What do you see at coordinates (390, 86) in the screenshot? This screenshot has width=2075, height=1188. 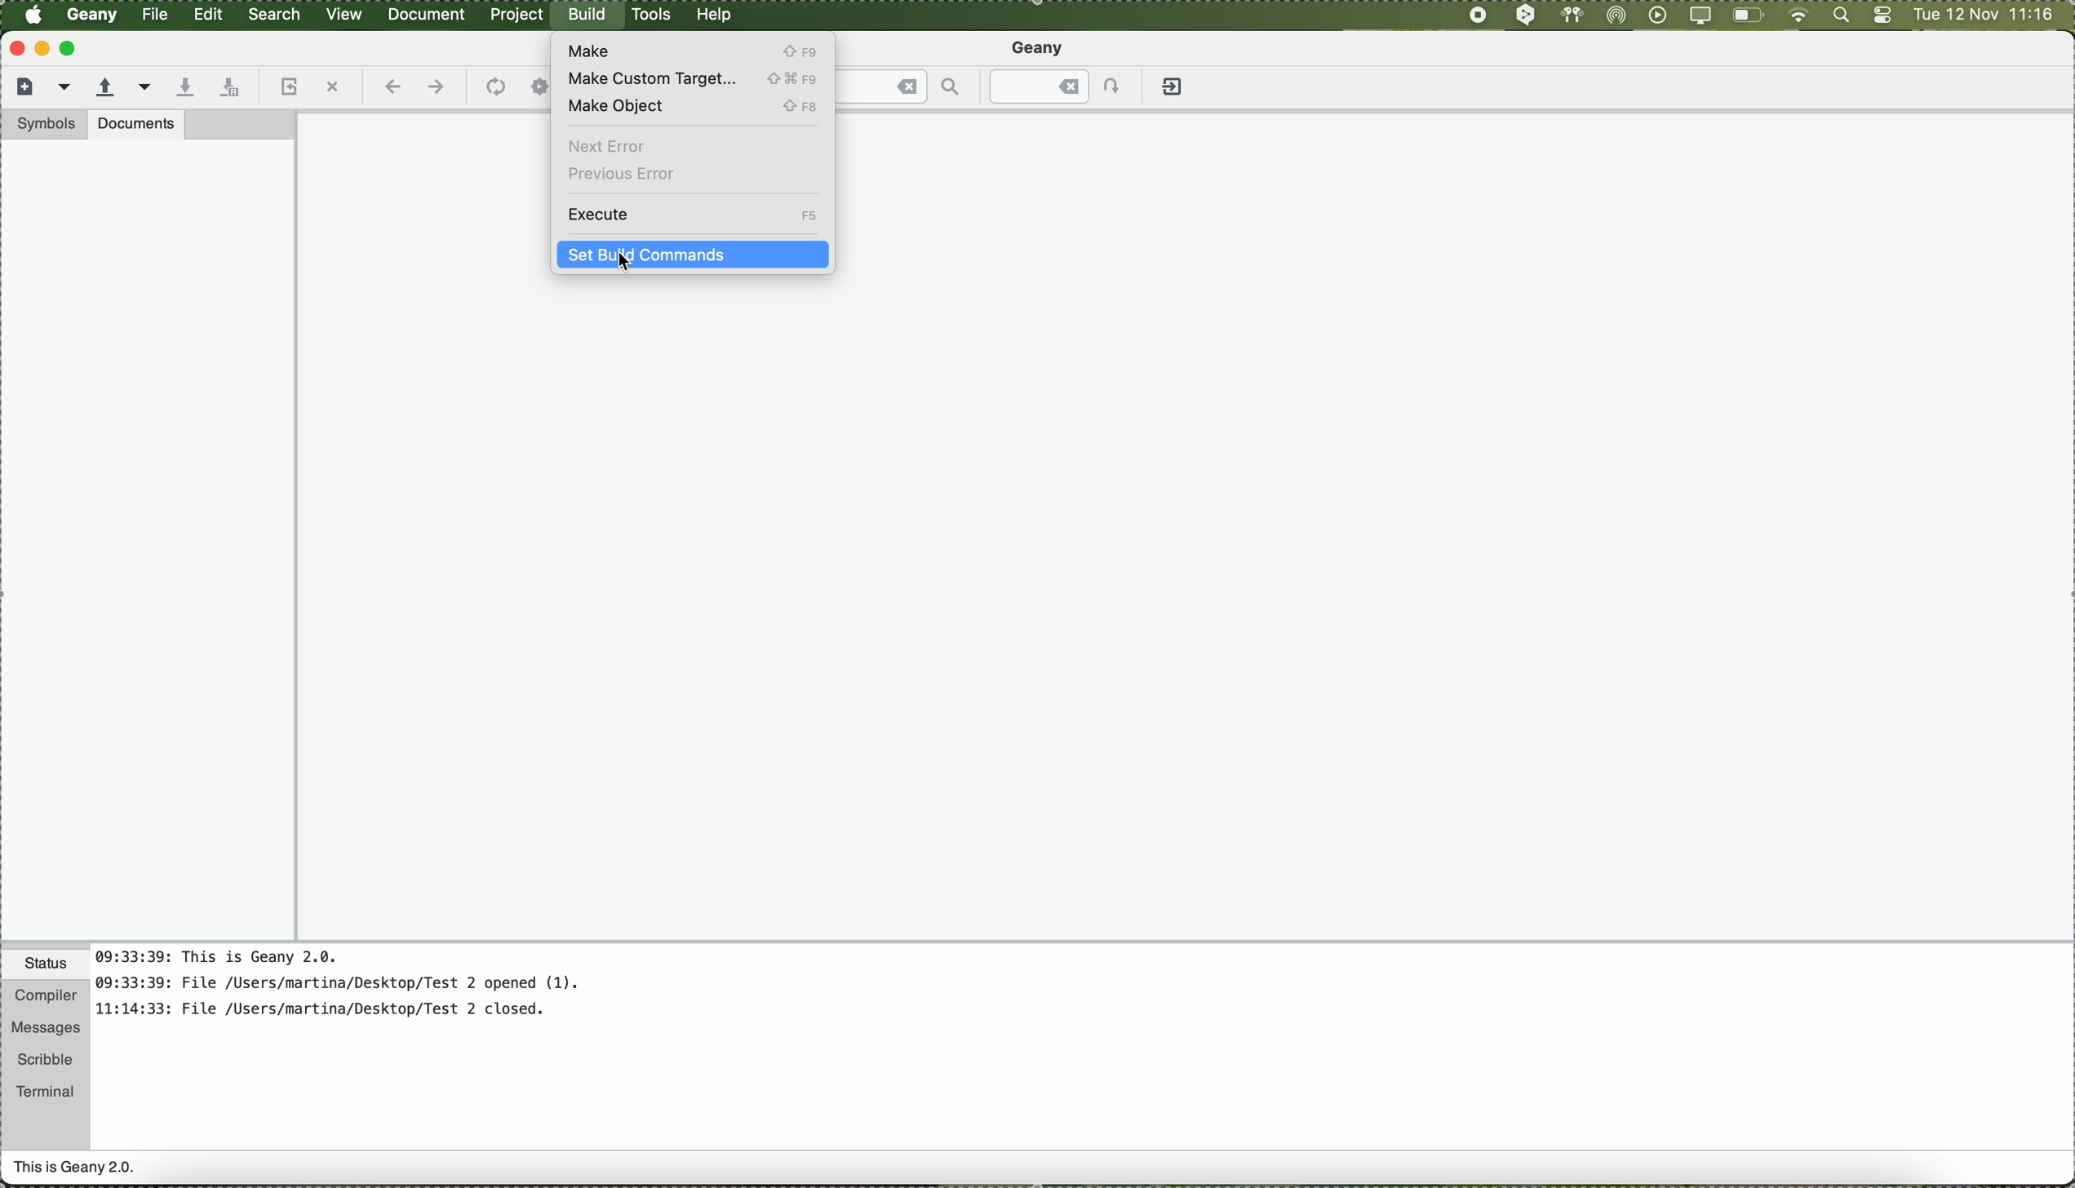 I see `navigate back a location` at bounding box center [390, 86].